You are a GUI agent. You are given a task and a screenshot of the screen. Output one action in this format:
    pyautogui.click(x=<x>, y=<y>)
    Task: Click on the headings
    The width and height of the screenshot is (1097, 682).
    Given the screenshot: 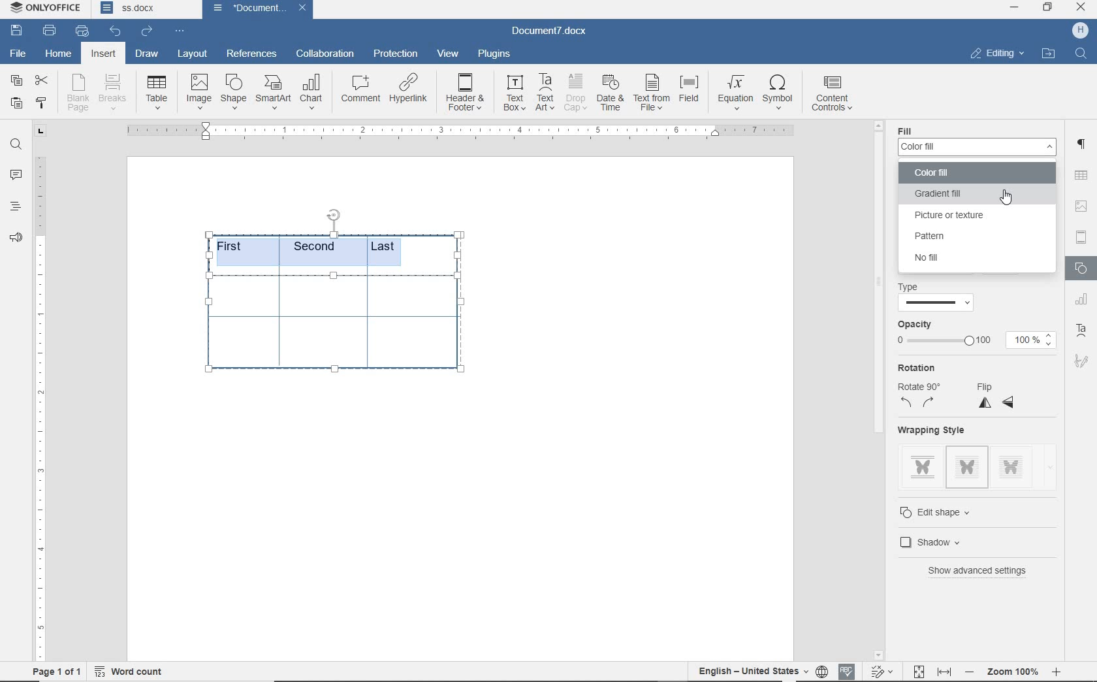 What is the action you would take?
    pyautogui.click(x=15, y=208)
    